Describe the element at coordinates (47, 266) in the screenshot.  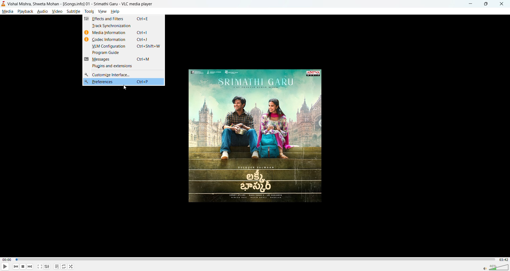
I see `settings` at that location.